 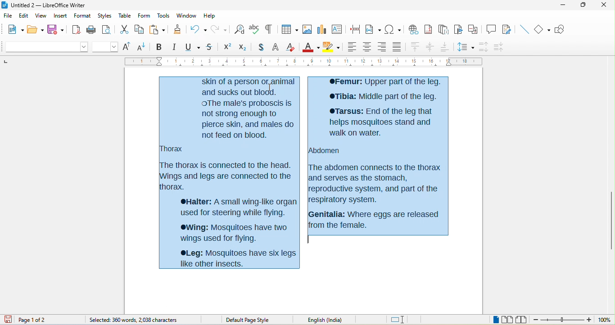 I want to click on subscript, so click(x=242, y=47).